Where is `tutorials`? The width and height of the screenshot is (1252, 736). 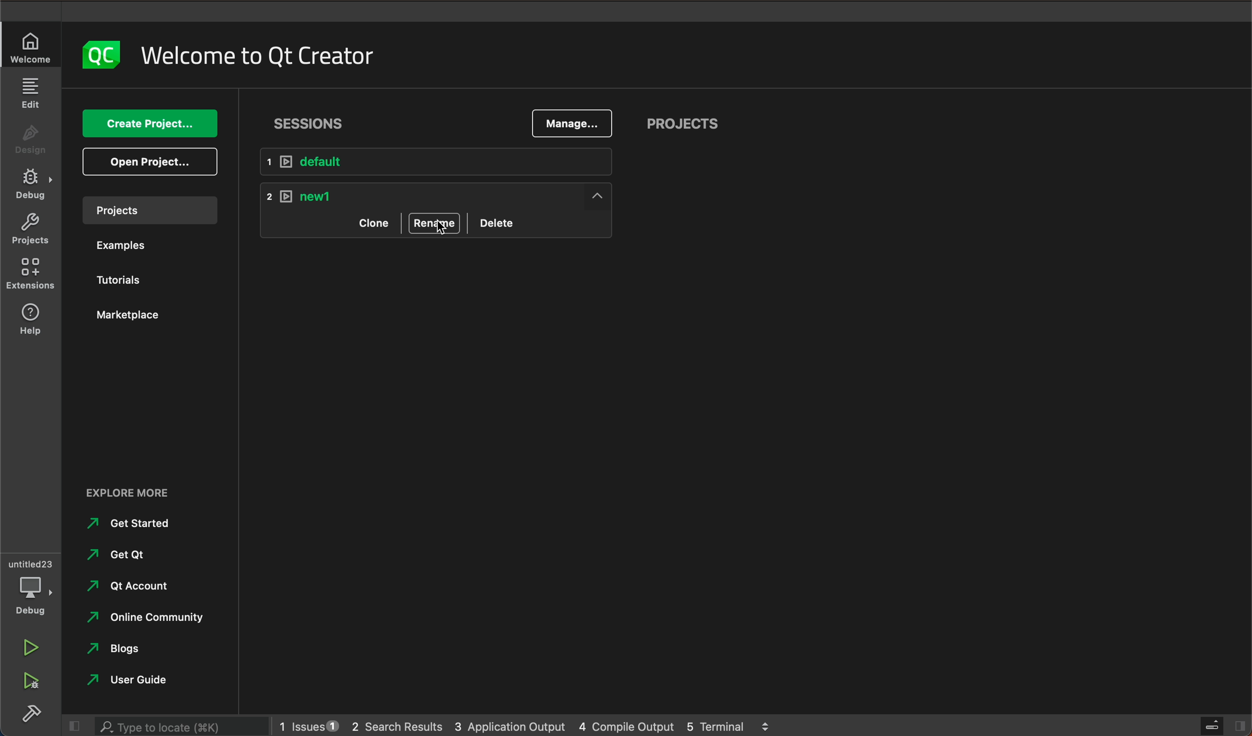
tutorials is located at coordinates (122, 279).